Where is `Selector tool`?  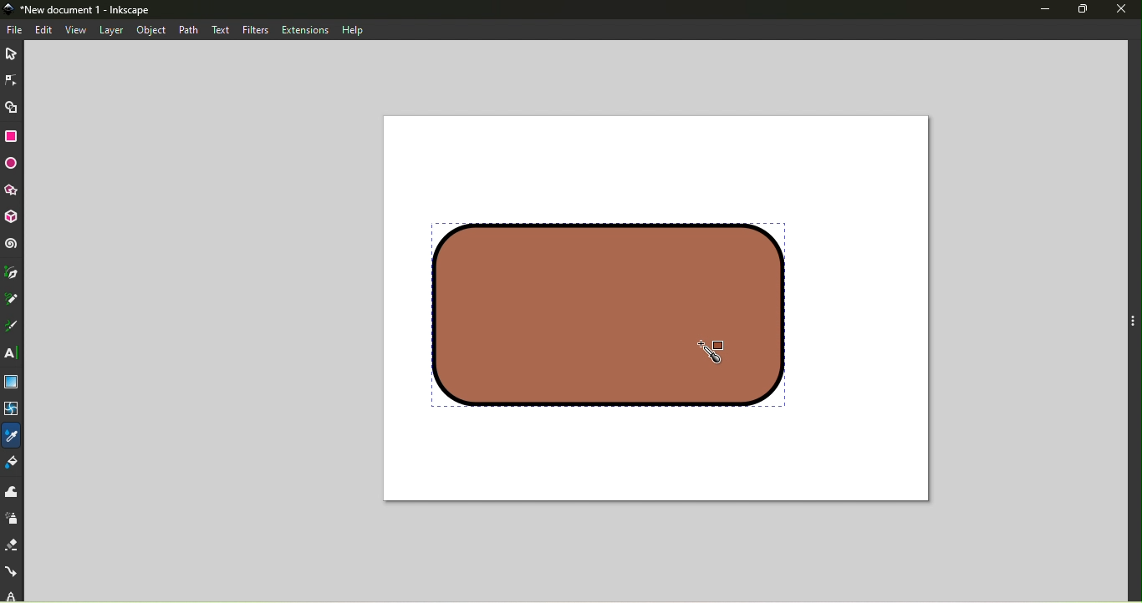
Selector tool is located at coordinates (13, 52).